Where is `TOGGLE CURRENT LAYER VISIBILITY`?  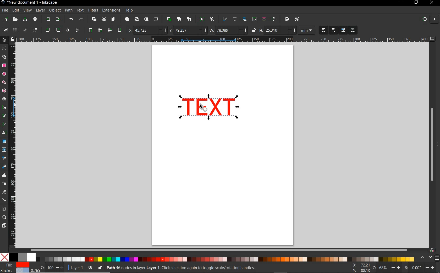
TOGGLE CURRENT LAYER VISIBILITY is located at coordinates (90, 268).